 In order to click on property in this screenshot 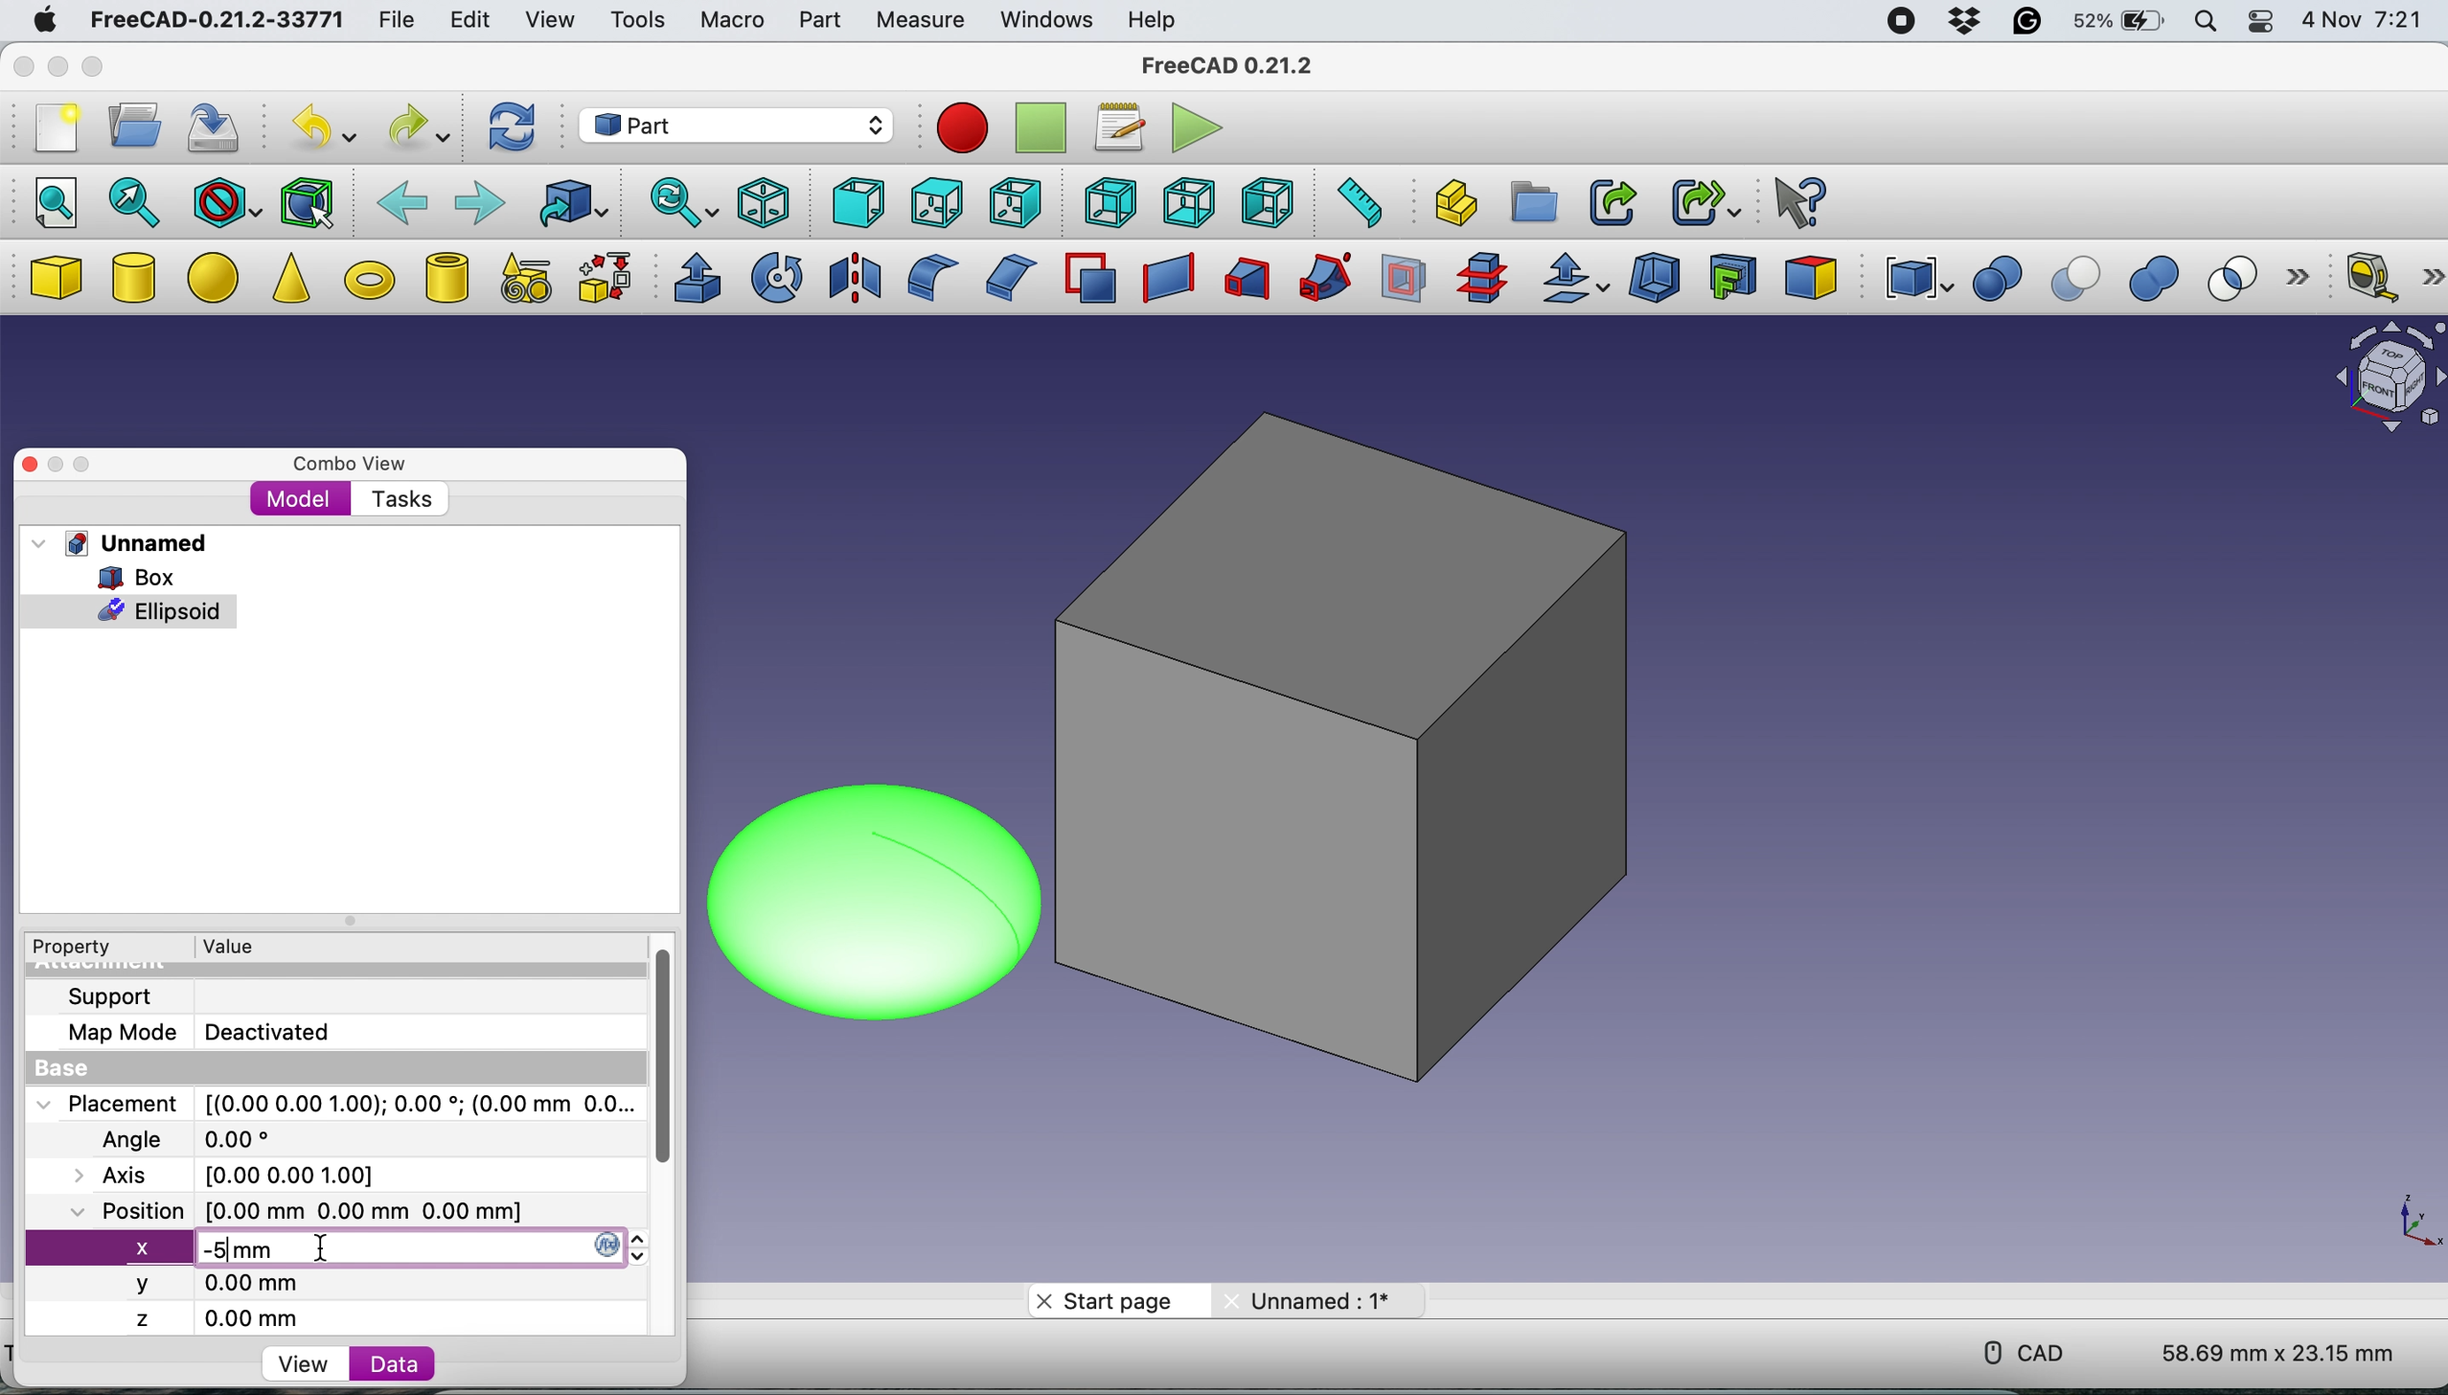, I will do `click(69, 949)`.